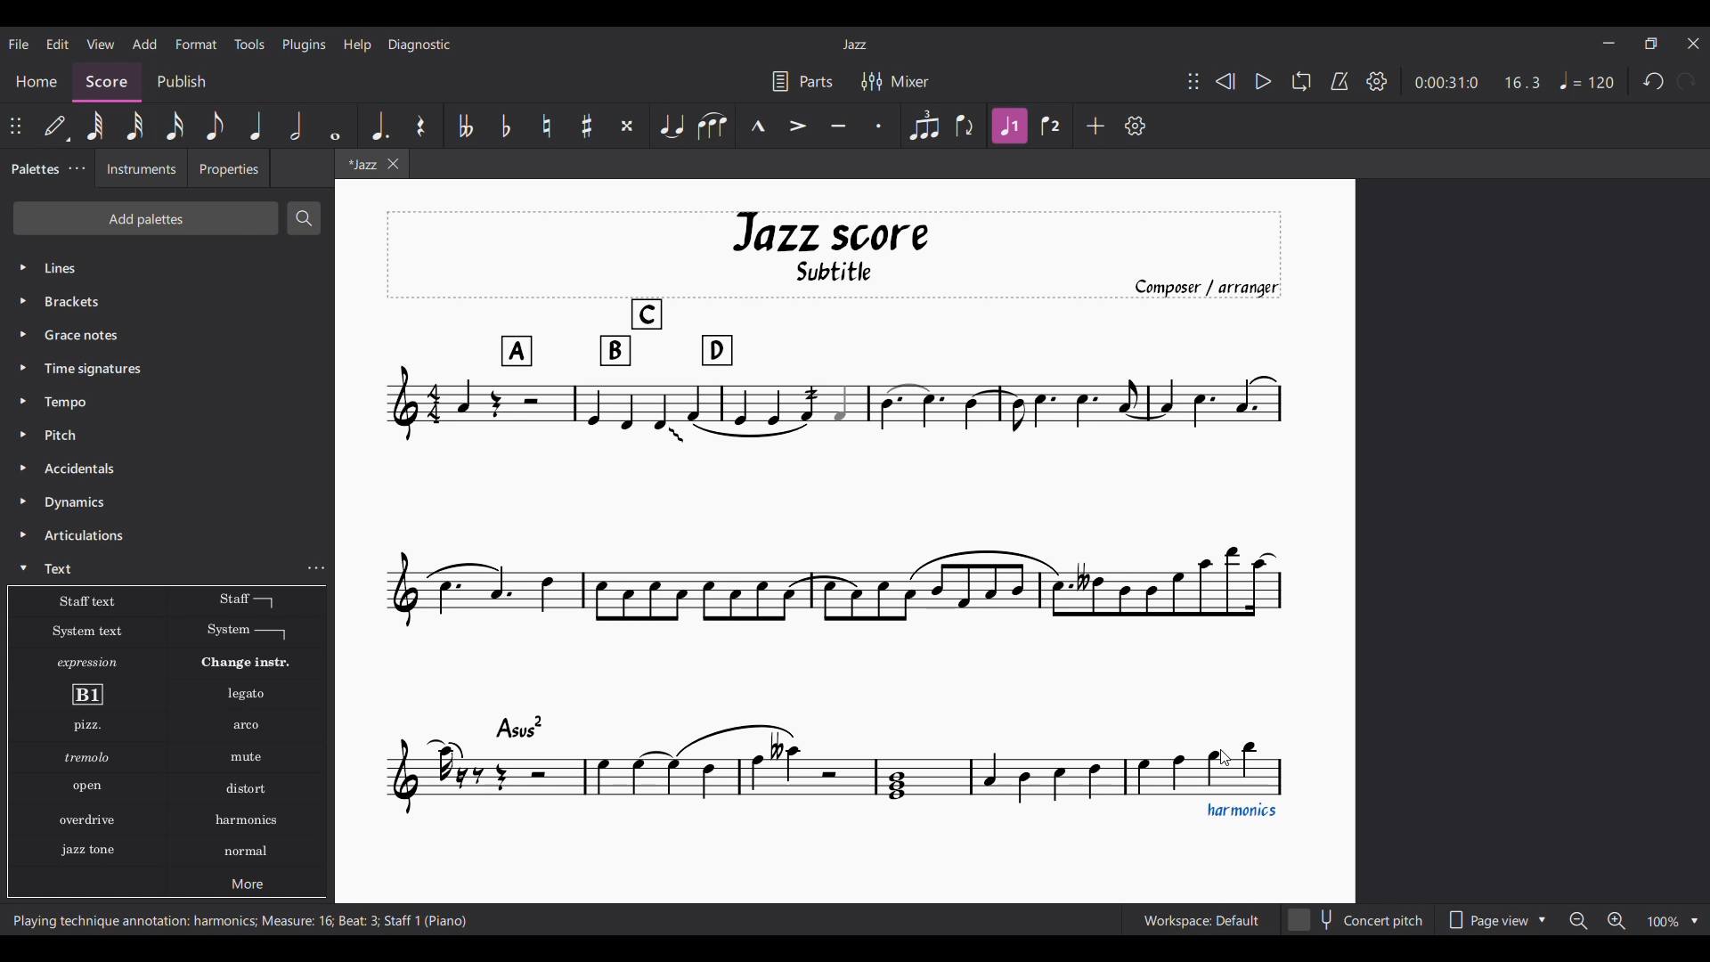 Image resolution: width=1710 pixels, height=962 pixels. Describe the element at coordinates (1633, 920) in the screenshot. I see `Zoom options` at that location.